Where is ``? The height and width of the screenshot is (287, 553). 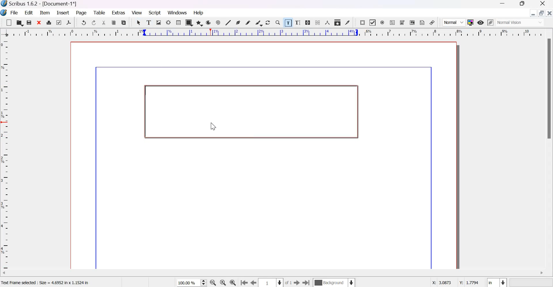  is located at coordinates (99, 13).